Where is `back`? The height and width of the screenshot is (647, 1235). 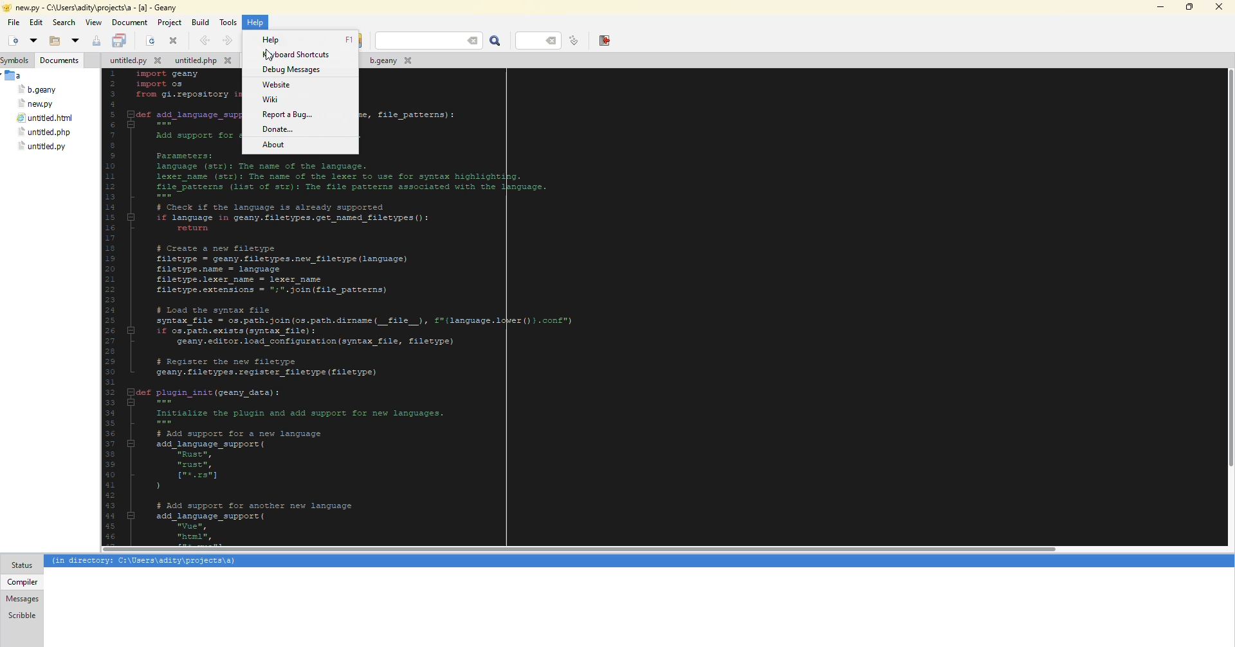
back is located at coordinates (203, 40).